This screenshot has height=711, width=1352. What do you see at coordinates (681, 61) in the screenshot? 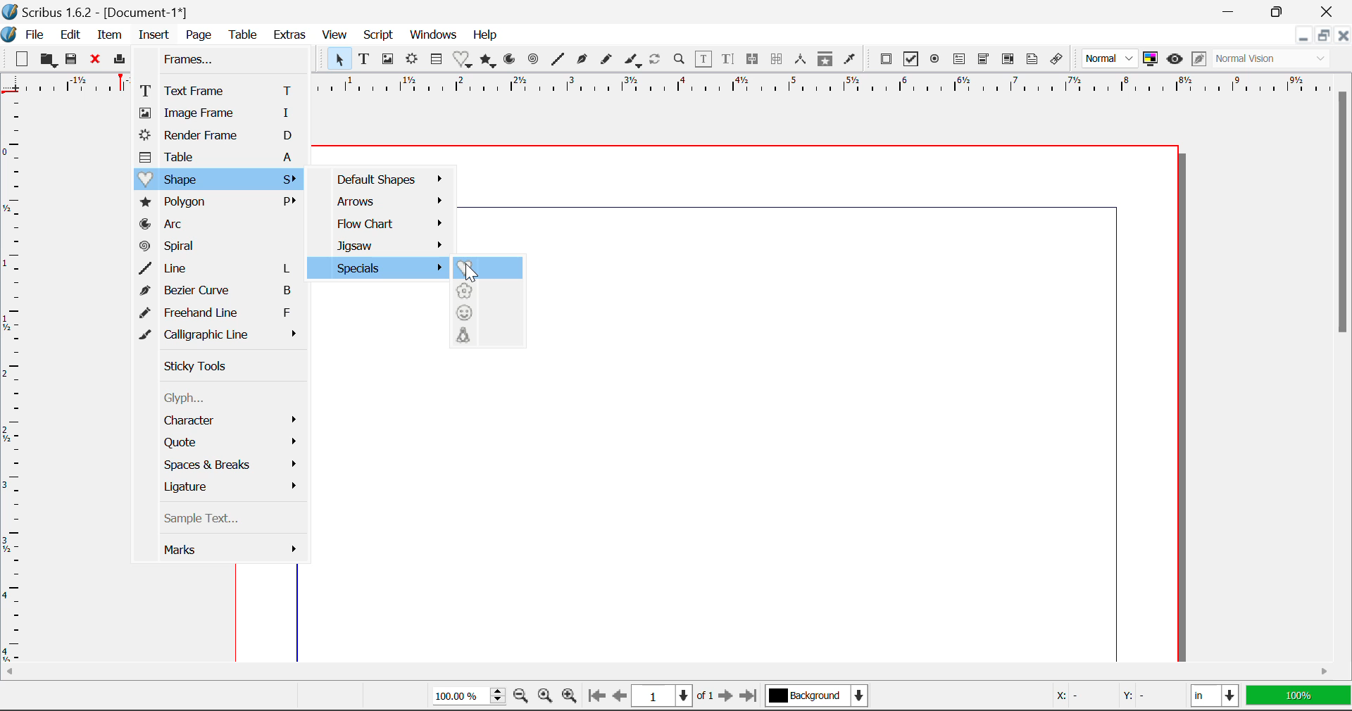
I see `Zoom` at bounding box center [681, 61].